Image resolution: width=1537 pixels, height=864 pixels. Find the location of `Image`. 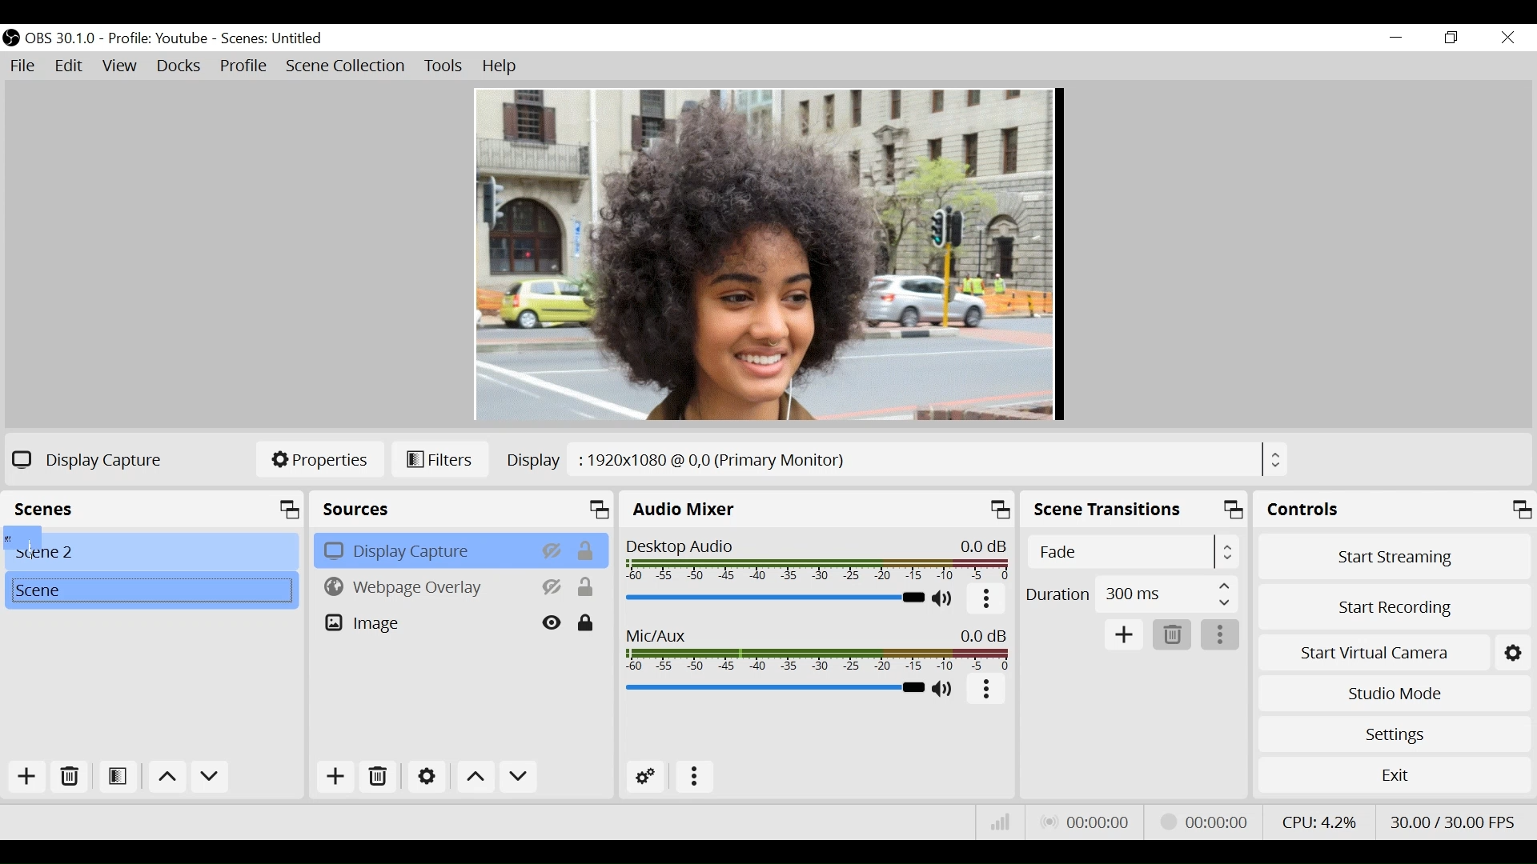

Image is located at coordinates (425, 622).